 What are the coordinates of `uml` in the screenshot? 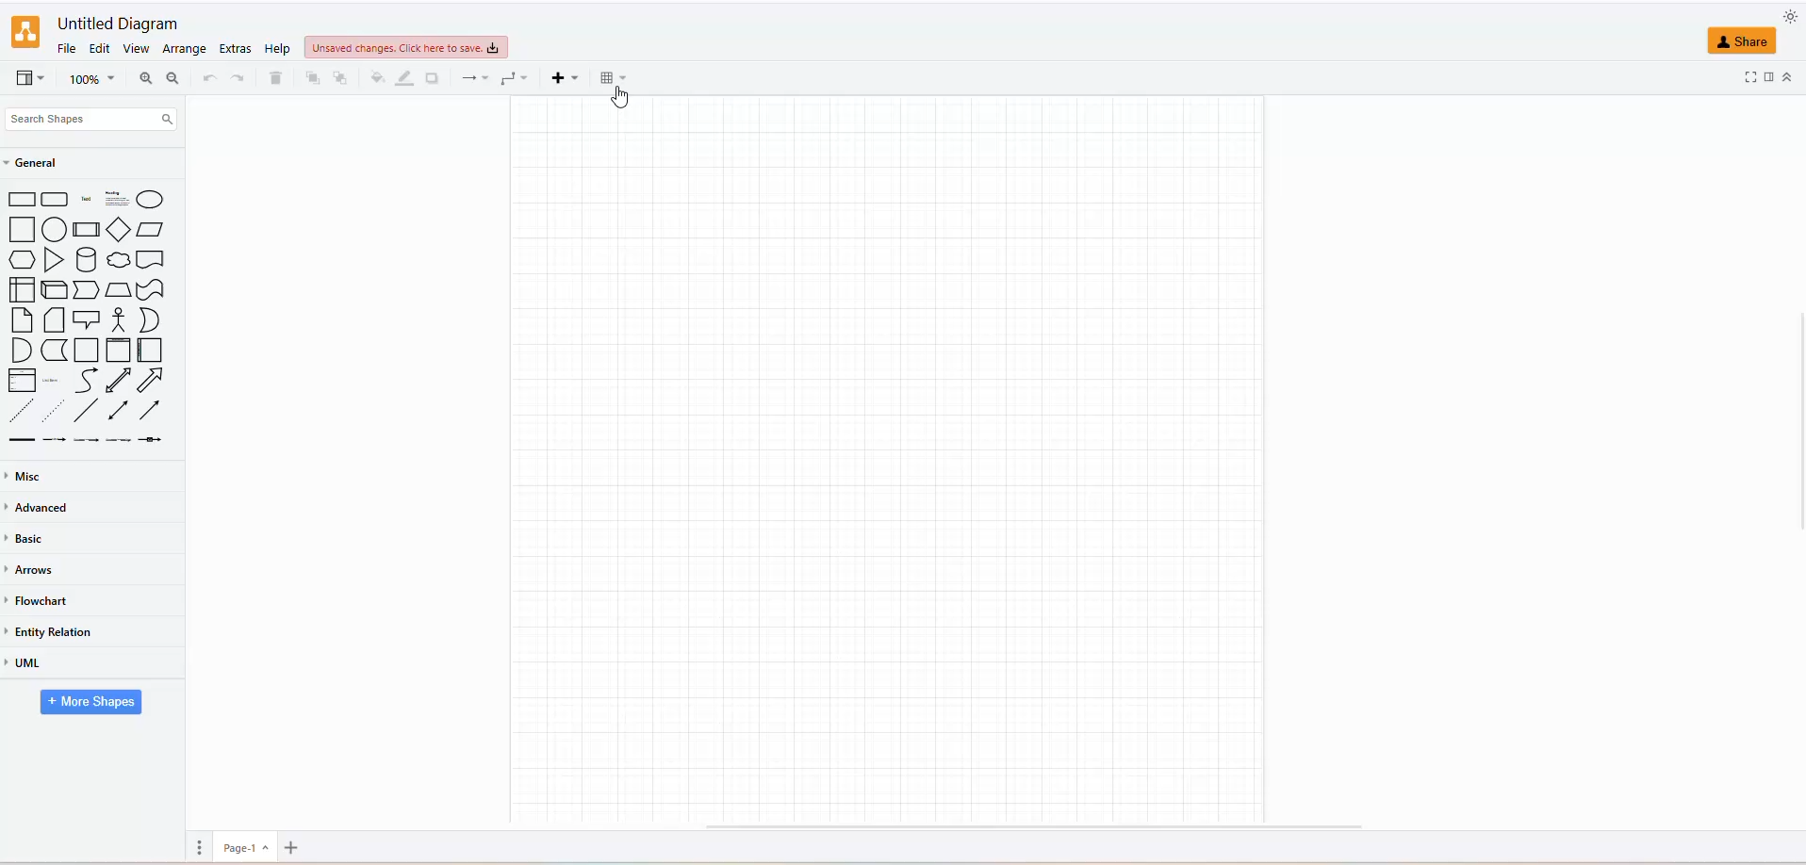 It's located at (29, 667).